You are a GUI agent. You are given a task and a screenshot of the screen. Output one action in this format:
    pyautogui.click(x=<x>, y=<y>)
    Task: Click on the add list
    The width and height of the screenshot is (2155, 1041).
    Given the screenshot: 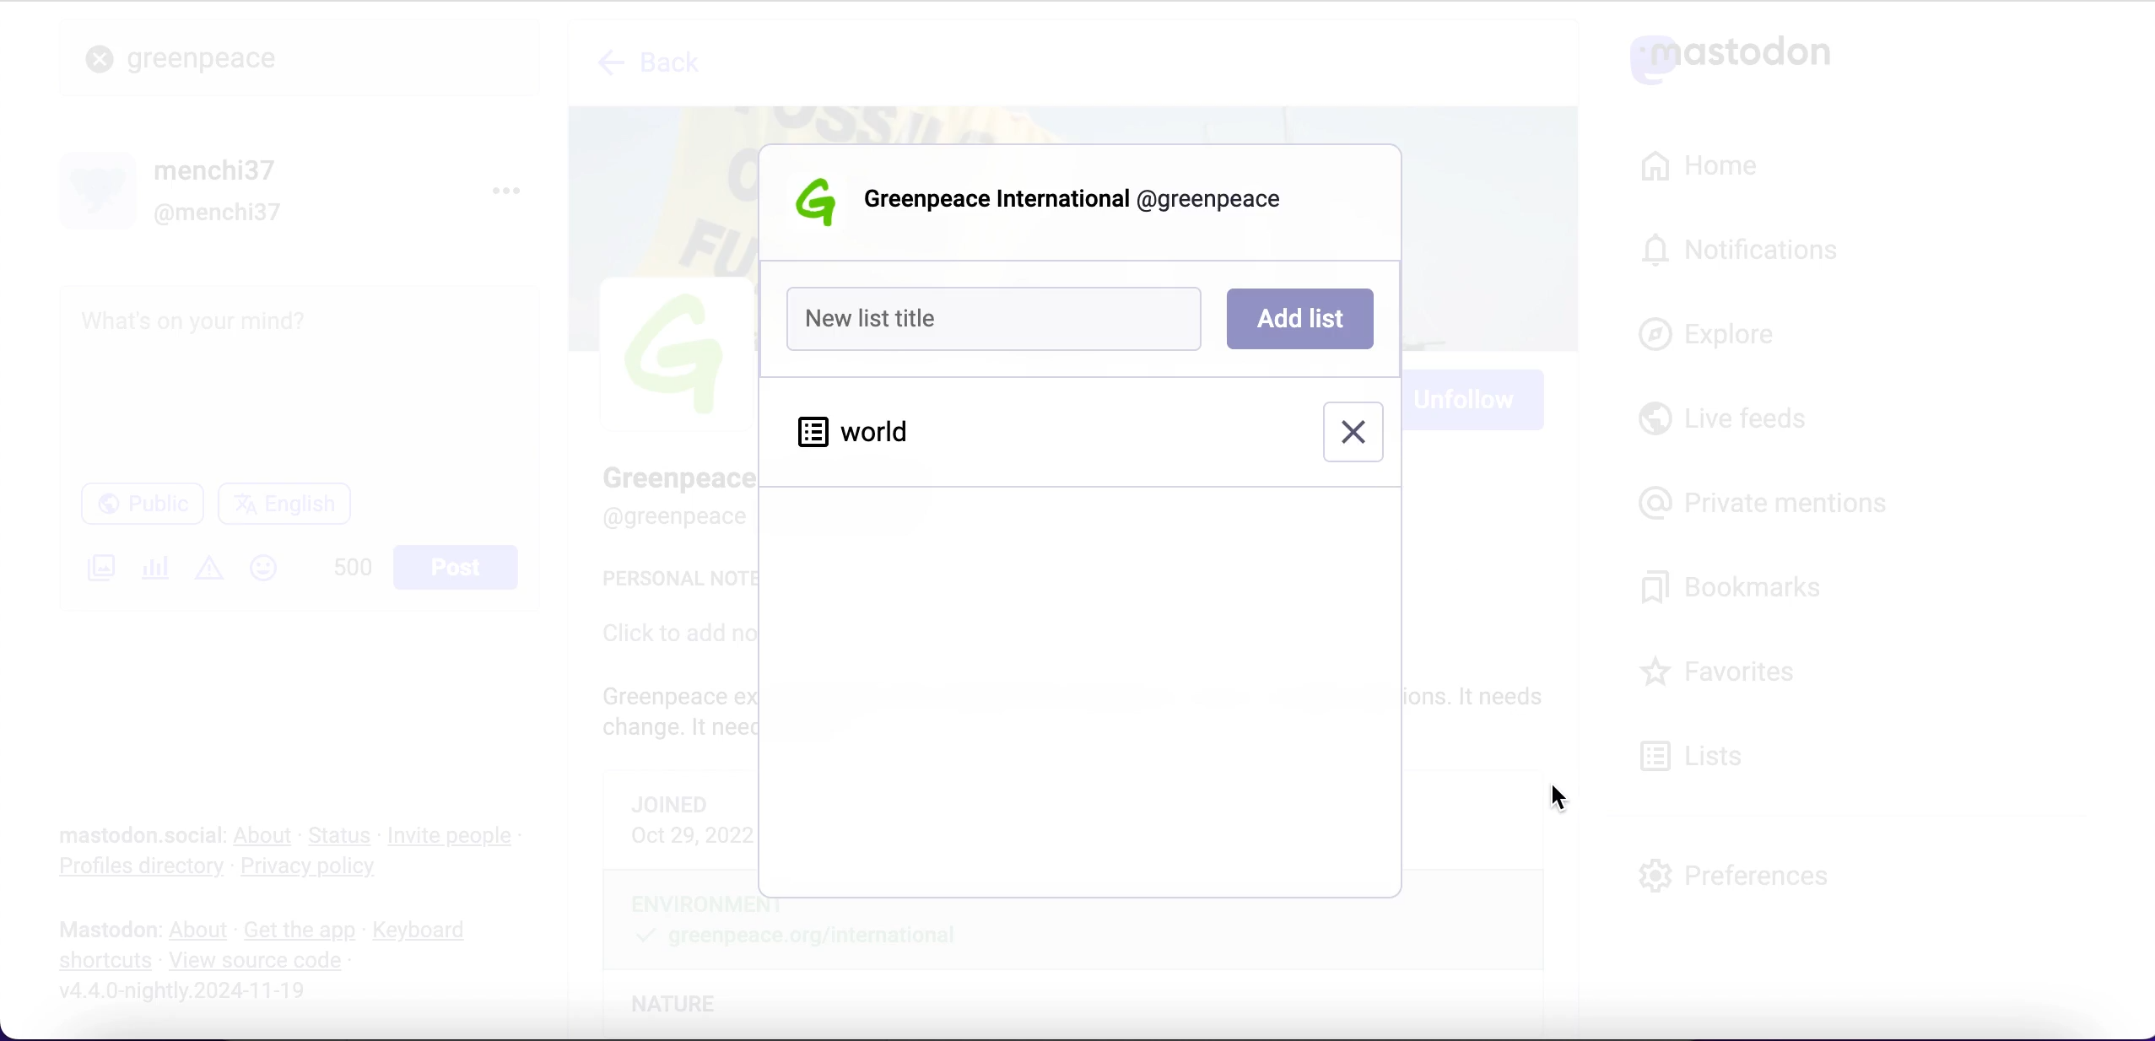 What is the action you would take?
    pyautogui.click(x=1300, y=321)
    